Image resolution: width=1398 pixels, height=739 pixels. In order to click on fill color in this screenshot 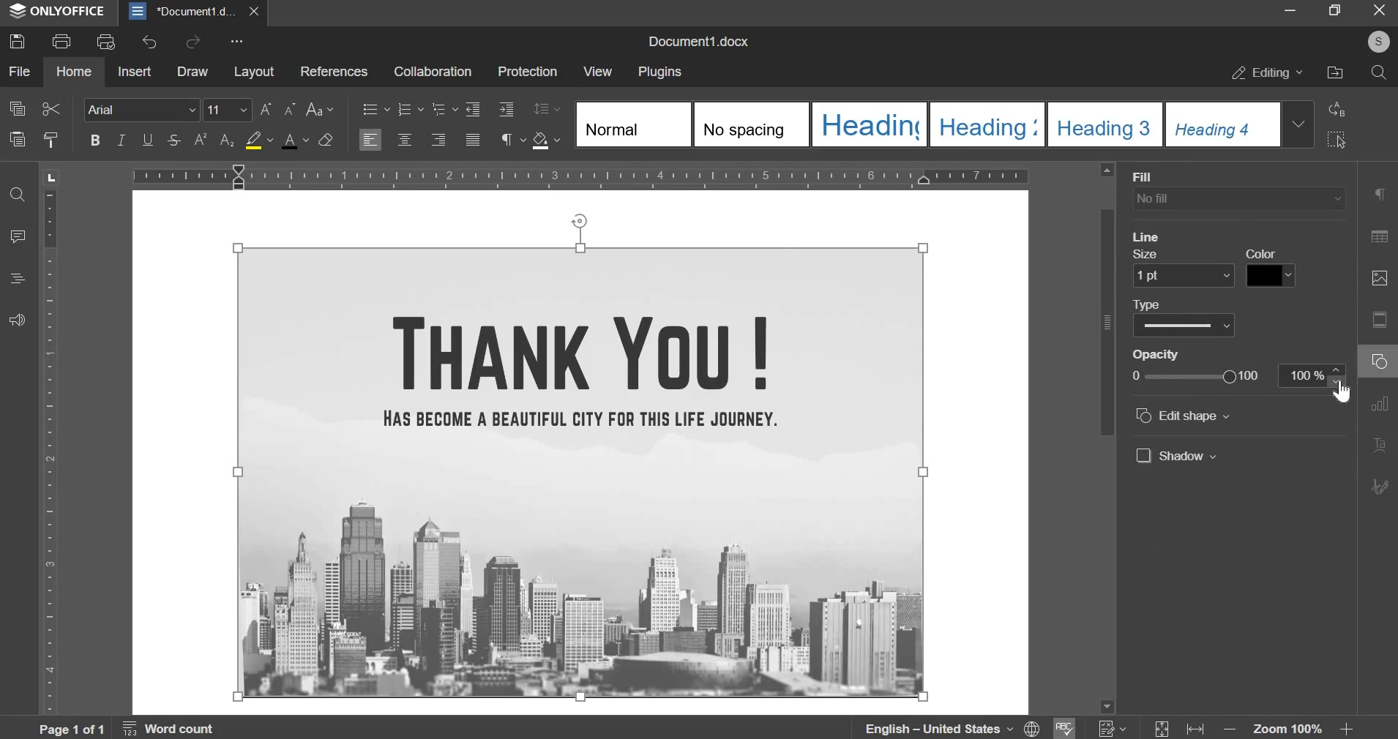, I will do `click(260, 139)`.